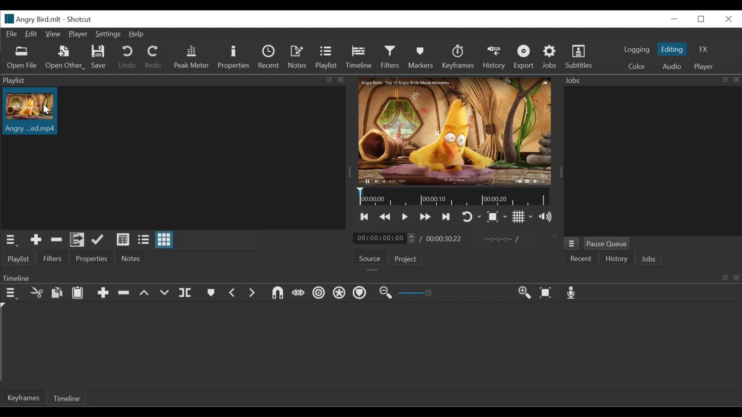  Describe the element at coordinates (616, 259) in the screenshot. I see `History` at that location.